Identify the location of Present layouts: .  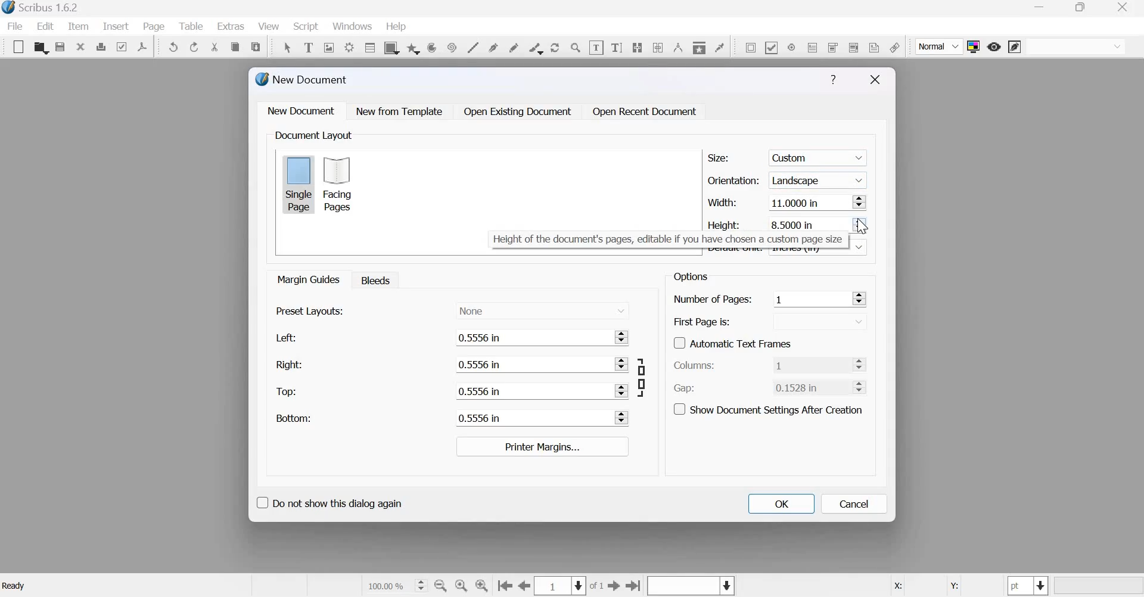
(310, 310).